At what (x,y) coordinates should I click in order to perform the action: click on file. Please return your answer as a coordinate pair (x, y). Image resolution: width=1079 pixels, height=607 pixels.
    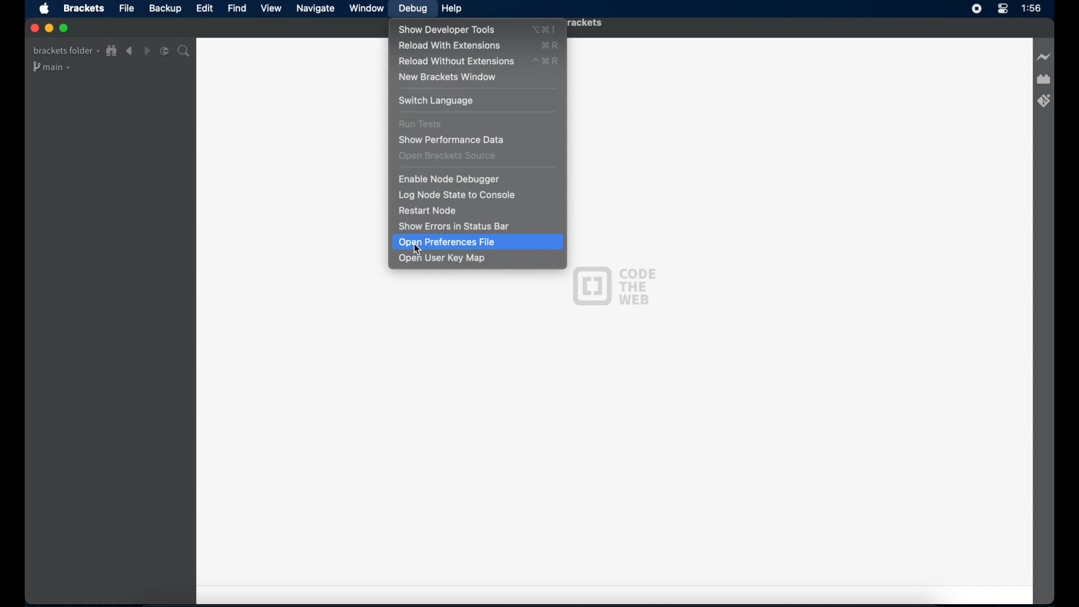
    Looking at the image, I should click on (126, 8).